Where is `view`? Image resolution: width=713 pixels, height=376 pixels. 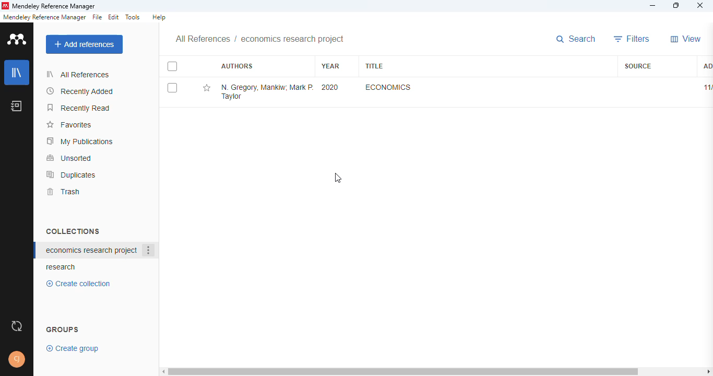 view is located at coordinates (686, 39).